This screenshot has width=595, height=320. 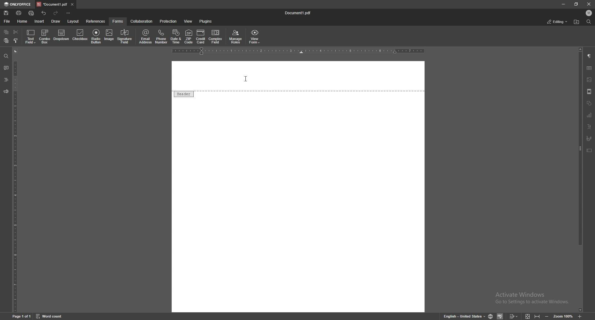 What do you see at coordinates (491, 315) in the screenshot?
I see `change doc language` at bounding box center [491, 315].